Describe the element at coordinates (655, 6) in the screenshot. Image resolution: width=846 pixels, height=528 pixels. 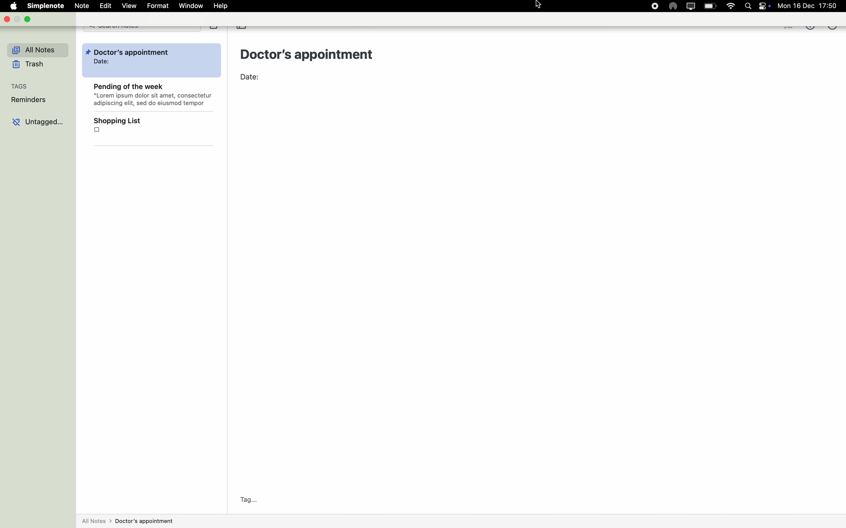
I see `stop recording` at that location.